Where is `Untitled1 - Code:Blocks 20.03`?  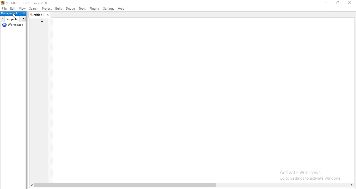
Untitled1 - Code:Blocks 20.03 is located at coordinates (26, 2).